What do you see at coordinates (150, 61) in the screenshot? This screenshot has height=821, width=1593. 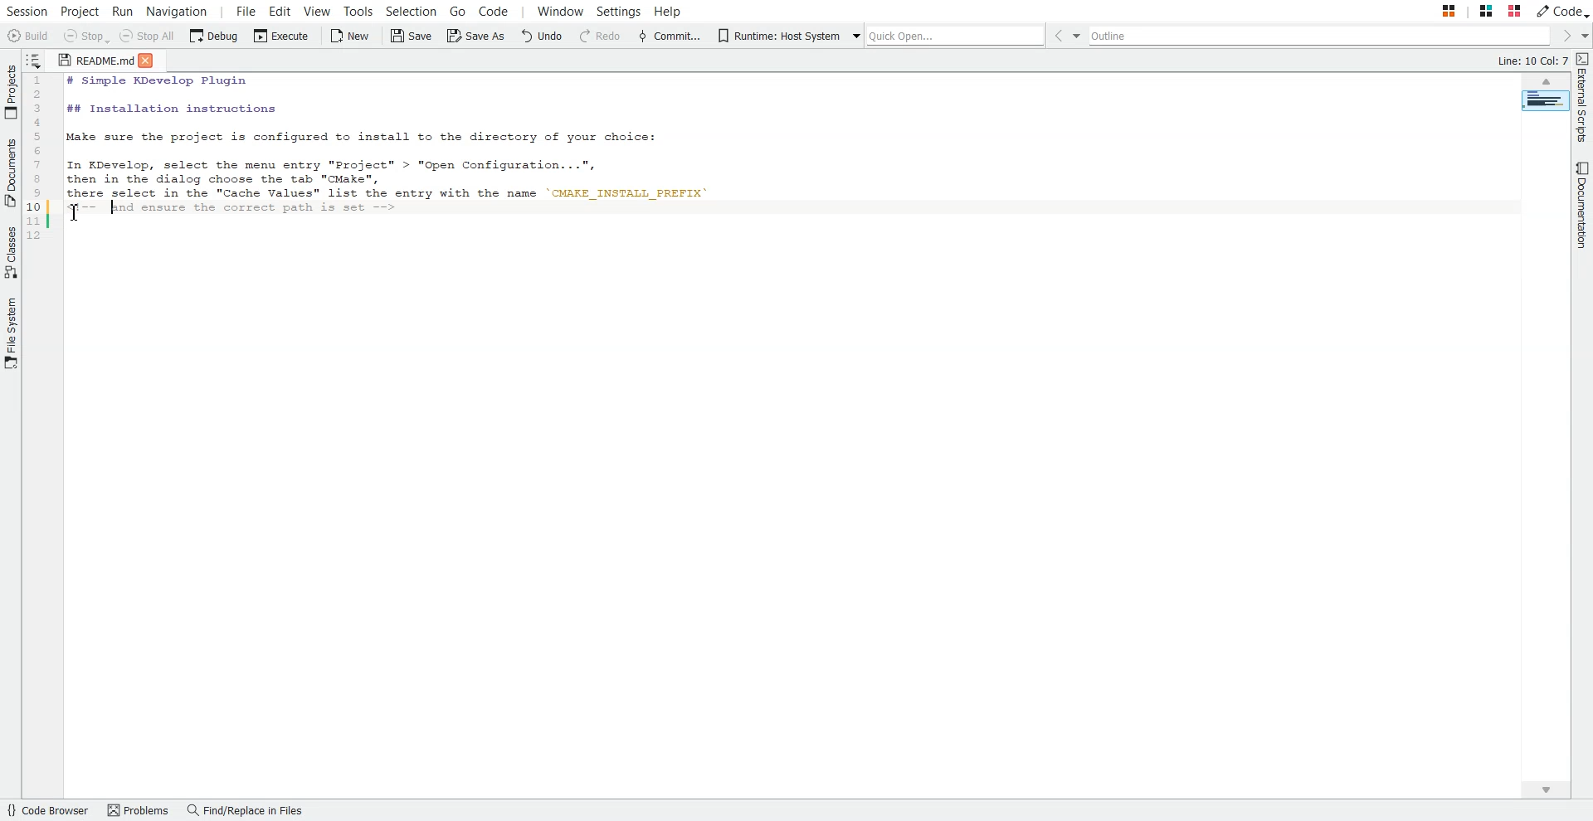 I see `Close` at bounding box center [150, 61].